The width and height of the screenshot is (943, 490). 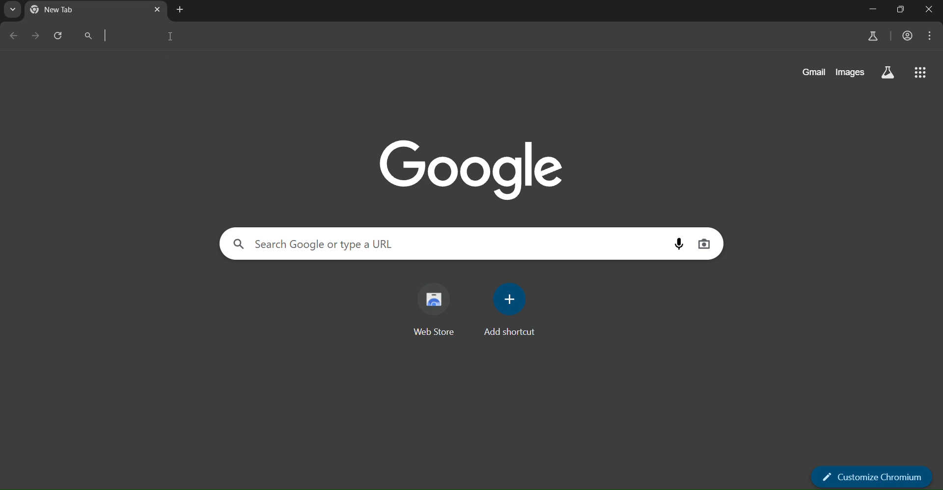 What do you see at coordinates (852, 73) in the screenshot?
I see `images` at bounding box center [852, 73].